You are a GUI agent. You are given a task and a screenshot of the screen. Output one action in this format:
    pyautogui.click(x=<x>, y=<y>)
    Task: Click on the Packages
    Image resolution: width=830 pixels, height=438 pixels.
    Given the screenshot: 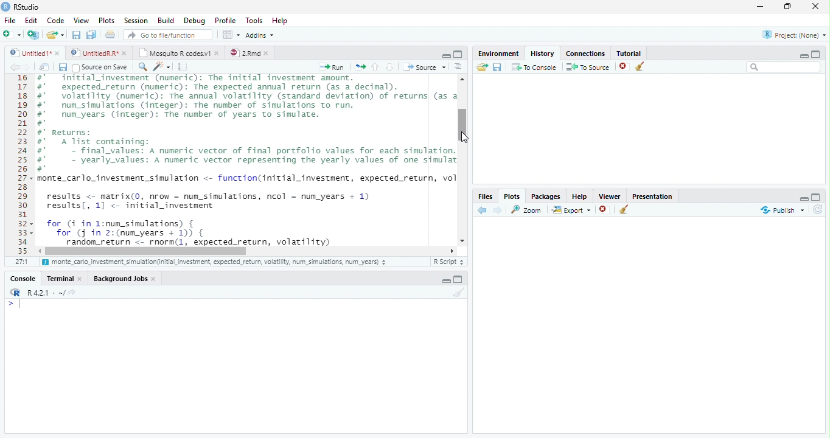 What is the action you would take?
    pyautogui.click(x=545, y=195)
    